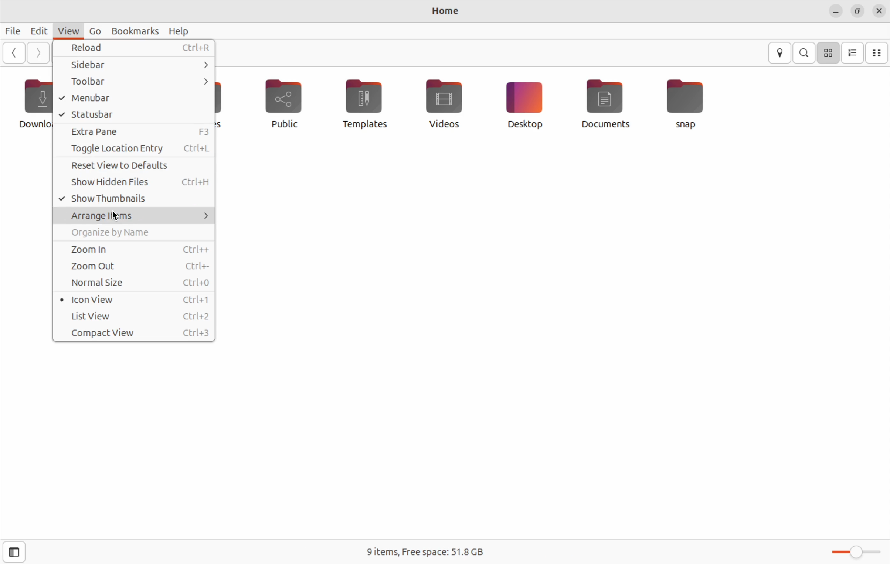 The height and width of the screenshot is (564, 890). Describe the element at coordinates (136, 233) in the screenshot. I see `organize by name` at that location.